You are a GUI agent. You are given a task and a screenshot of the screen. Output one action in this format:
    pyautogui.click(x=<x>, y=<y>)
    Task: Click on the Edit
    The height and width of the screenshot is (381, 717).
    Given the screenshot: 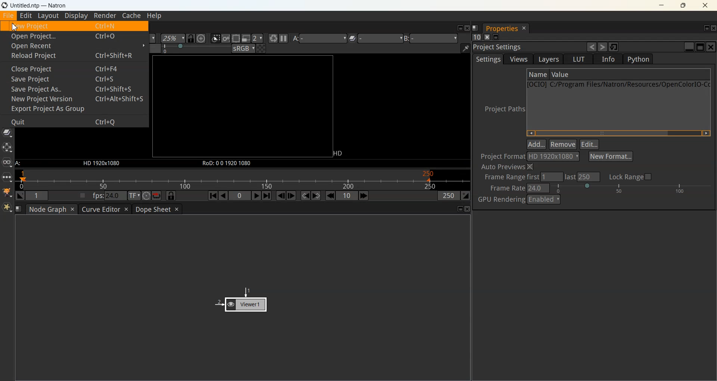 What is the action you would take?
    pyautogui.click(x=26, y=16)
    